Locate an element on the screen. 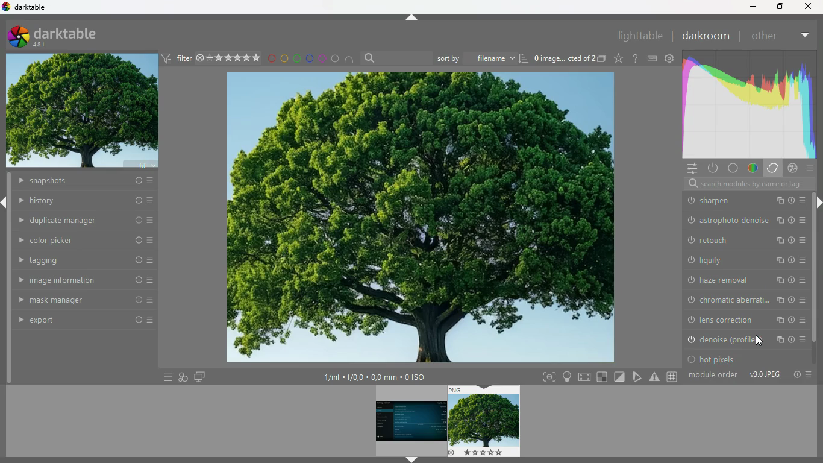 This screenshot has height=463, width=823. color balance rgb is located at coordinates (736, 319).